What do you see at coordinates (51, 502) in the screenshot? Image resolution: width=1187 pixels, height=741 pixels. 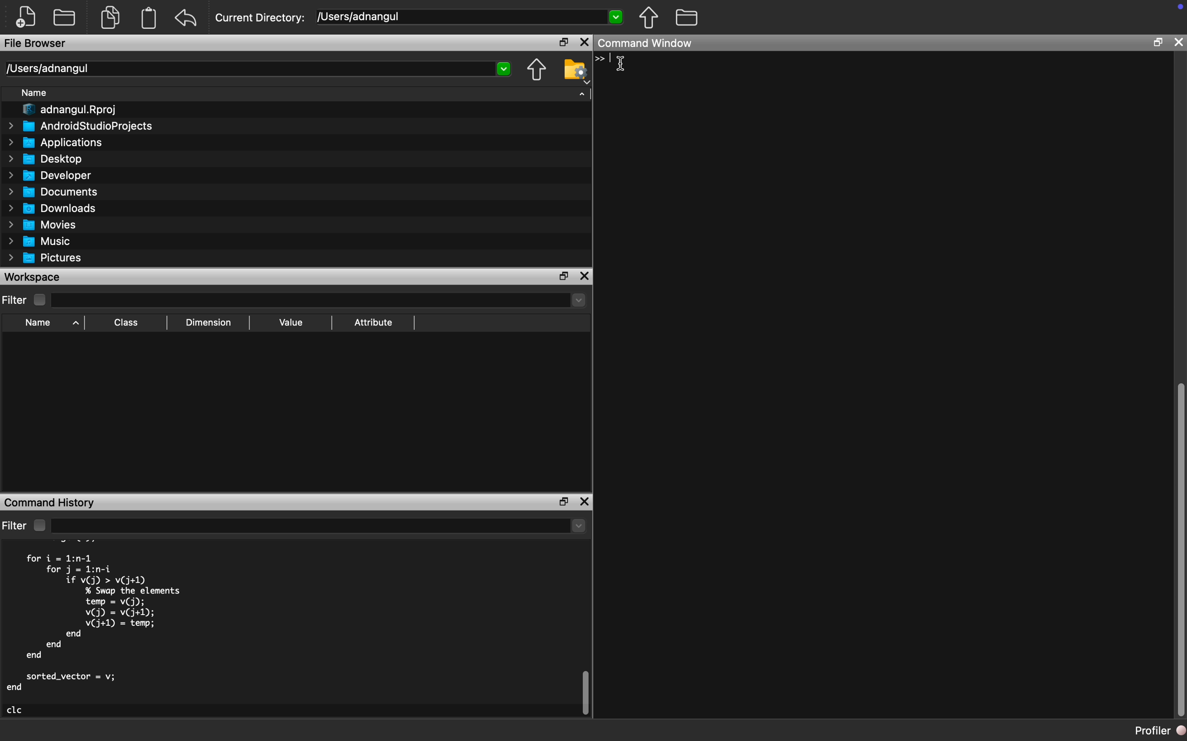 I see `Command History` at bounding box center [51, 502].